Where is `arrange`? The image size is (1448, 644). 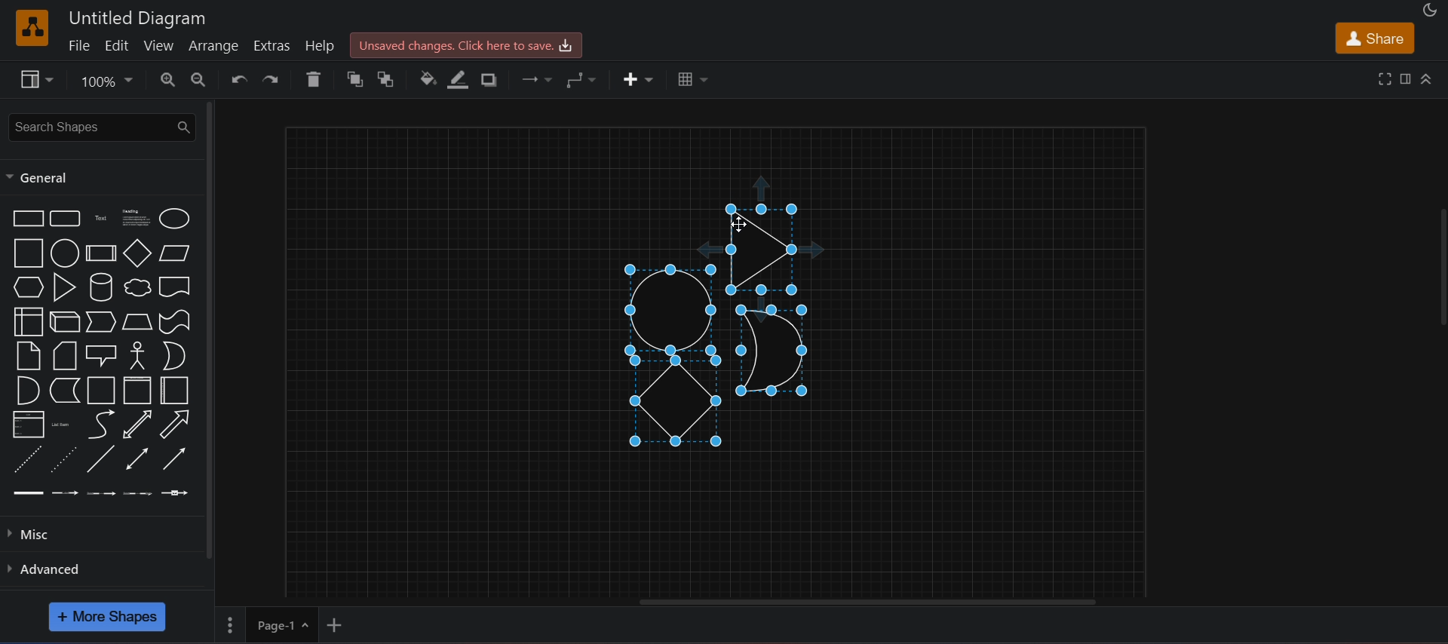
arrange is located at coordinates (216, 45).